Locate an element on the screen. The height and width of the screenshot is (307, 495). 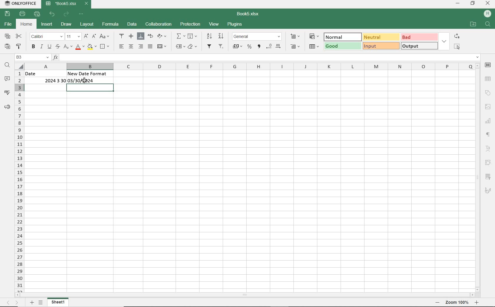
INSERT is located at coordinates (47, 25).